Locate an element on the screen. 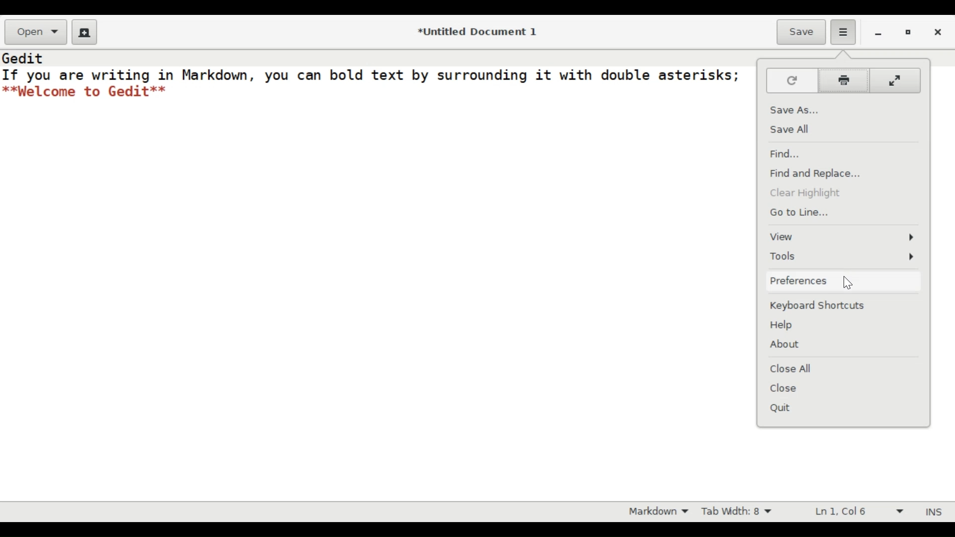  Cursor is located at coordinates (849, 282).